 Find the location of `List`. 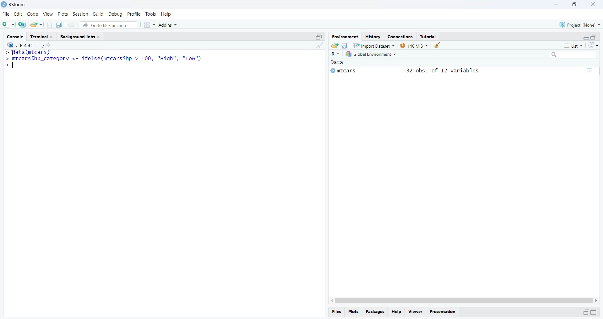

List is located at coordinates (575, 46).